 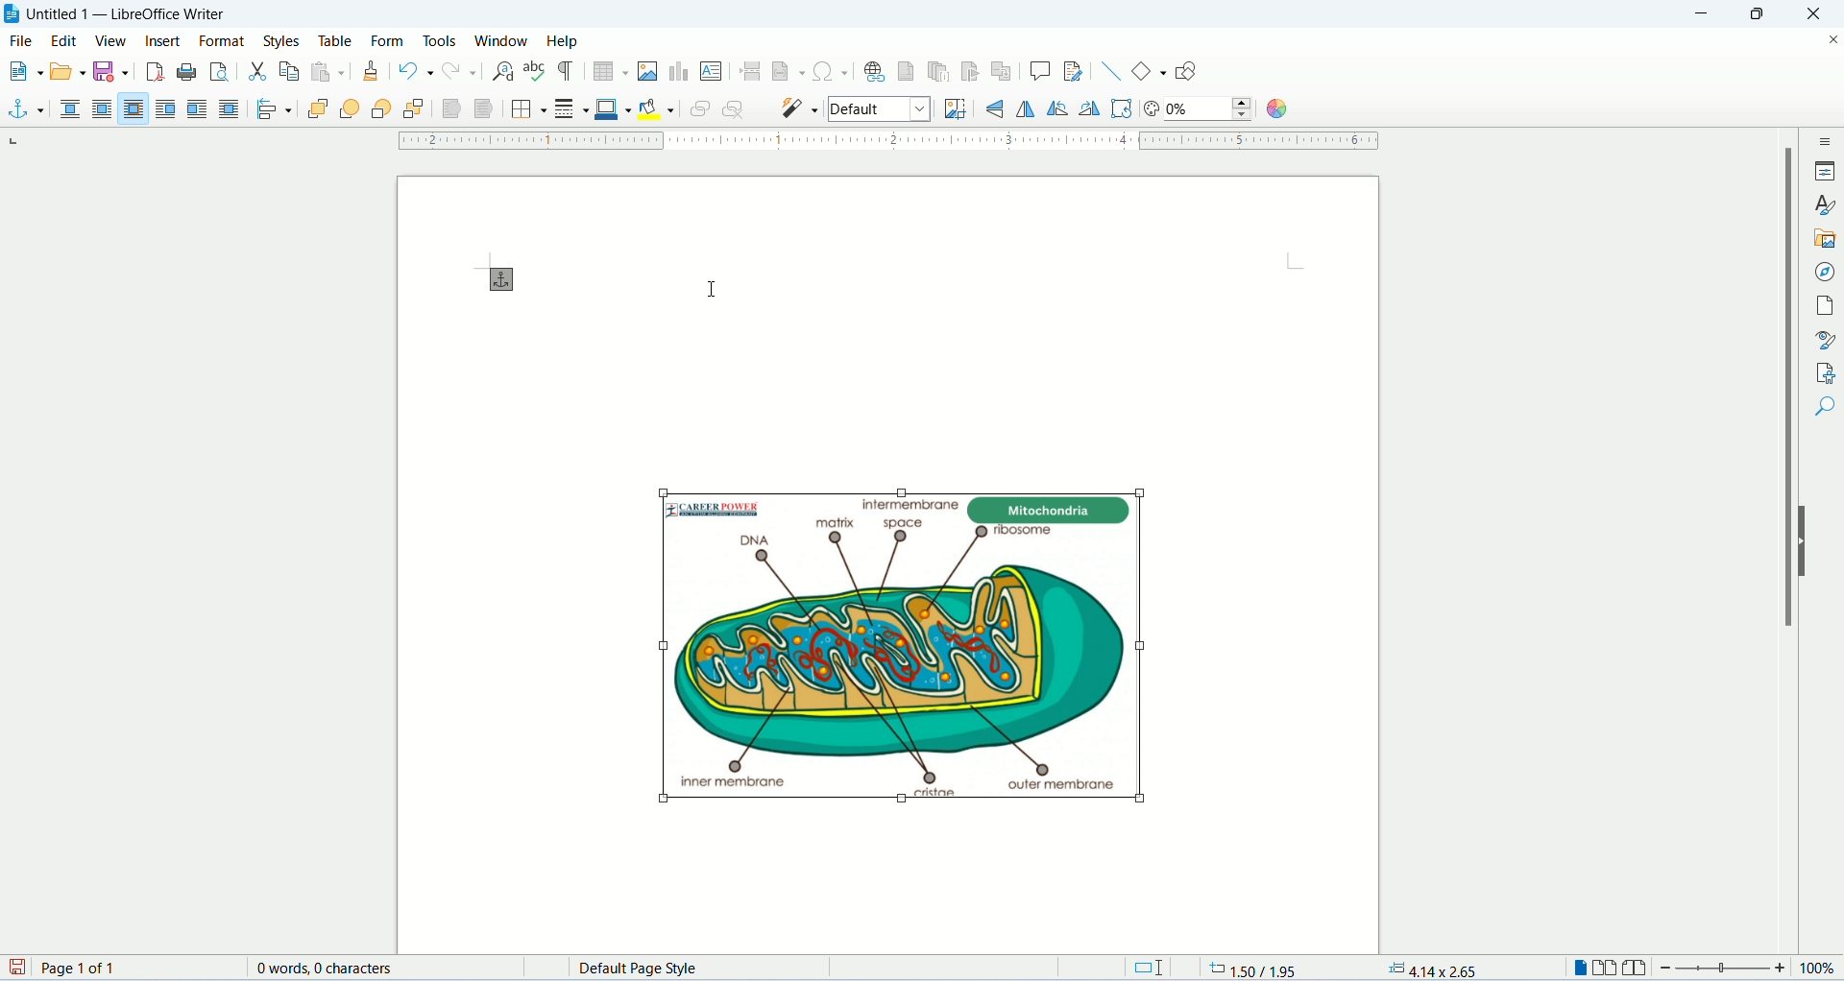 What do you see at coordinates (449, 109) in the screenshot?
I see `to foreground` at bounding box center [449, 109].